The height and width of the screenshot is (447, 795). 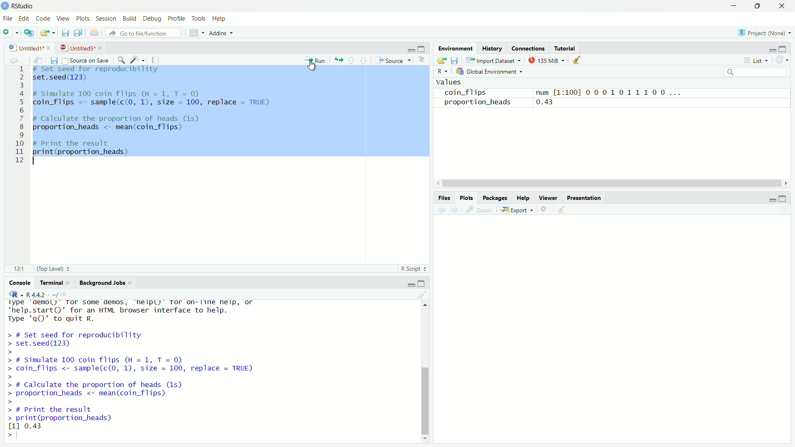 I want to click on source on save, so click(x=85, y=59).